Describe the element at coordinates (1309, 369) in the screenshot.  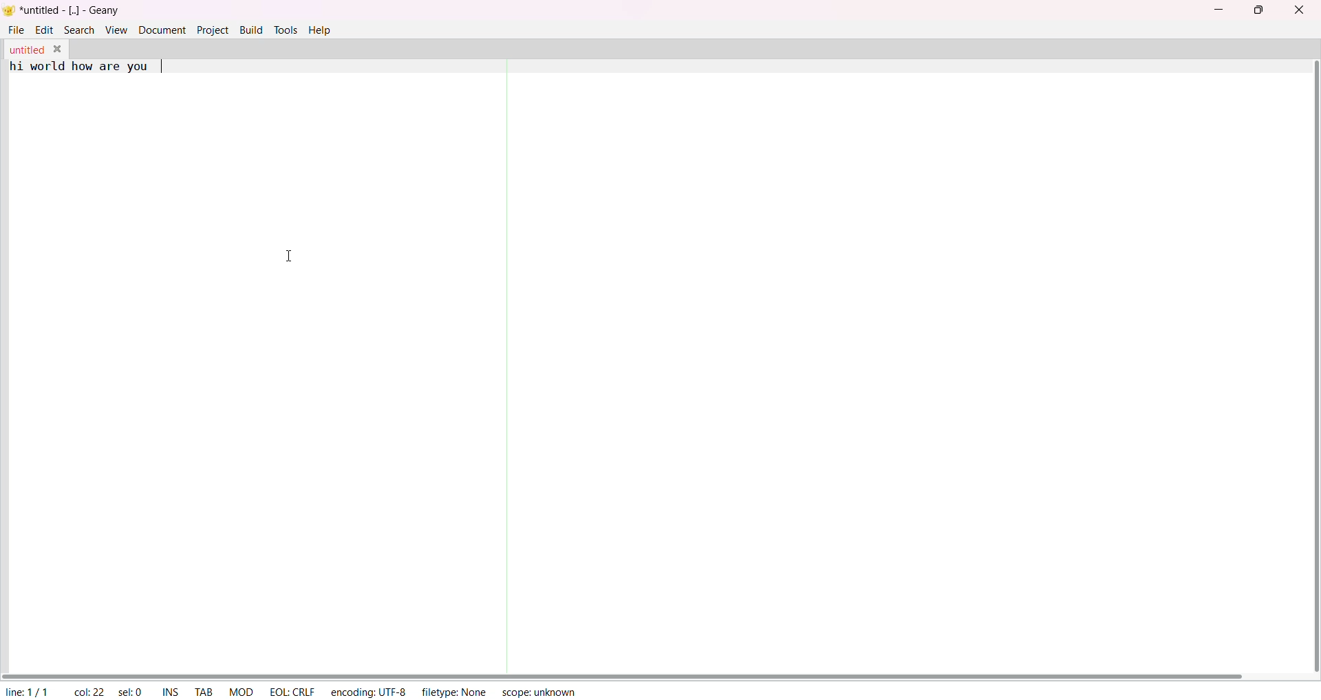
I see `vertical scroll bar` at that location.